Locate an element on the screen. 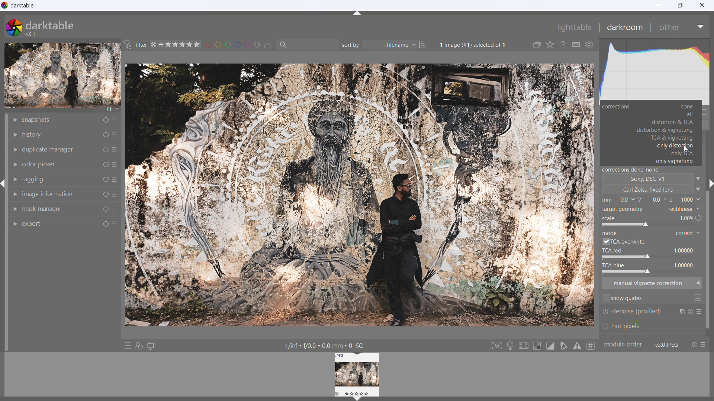 Image resolution: width=714 pixels, height=401 pixels. more options is located at coordinates (116, 134).